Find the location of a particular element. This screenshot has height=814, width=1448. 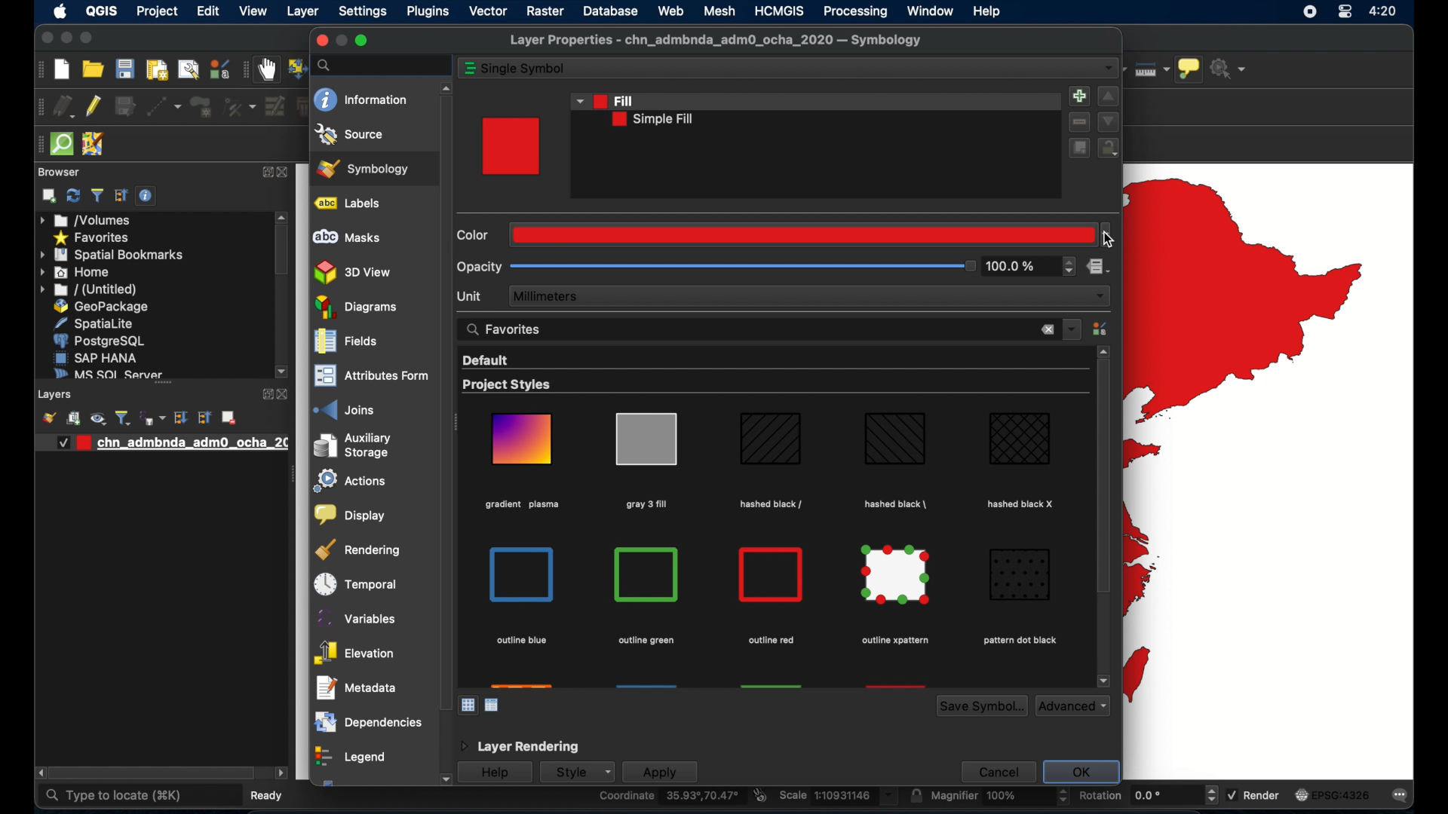

diagrams is located at coordinates (357, 308).